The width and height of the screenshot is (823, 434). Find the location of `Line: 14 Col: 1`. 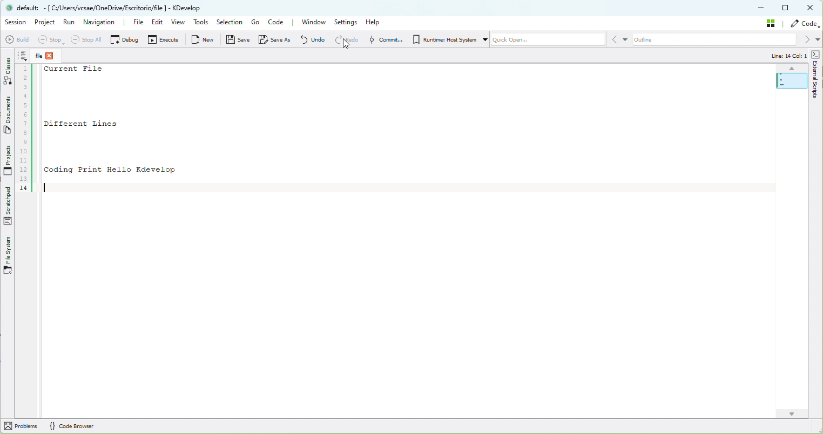

Line: 14 Col: 1 is located at coordinates (794, 53).